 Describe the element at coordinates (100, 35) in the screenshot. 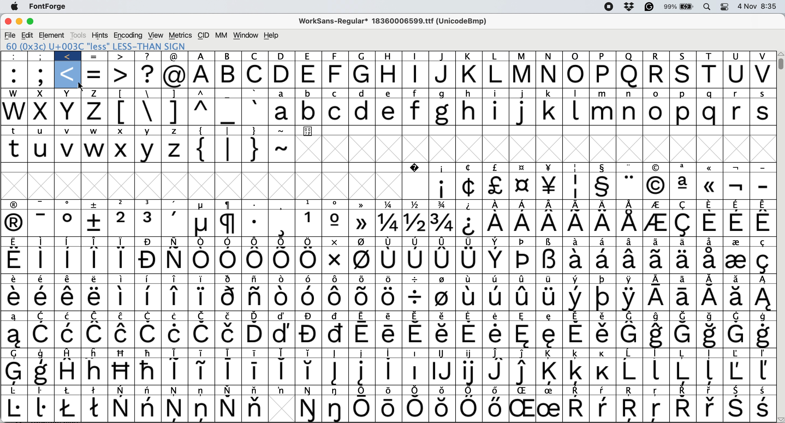

I see `hints` at that location.